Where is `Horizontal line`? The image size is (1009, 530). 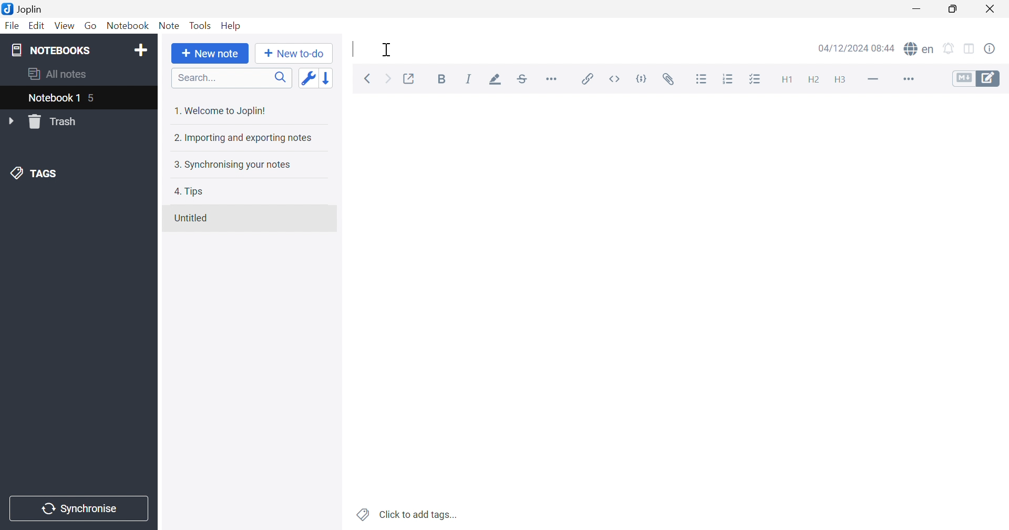 Horizontal line is located at coordinates (873, 80).